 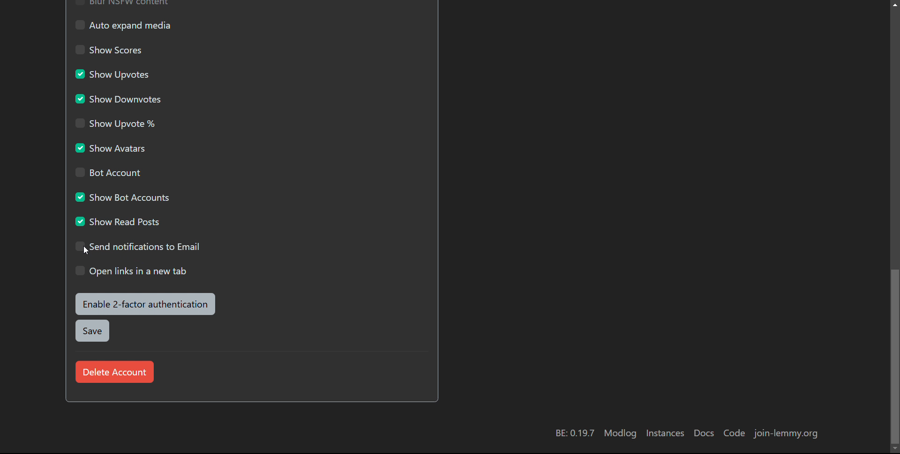 I want to click on show scores, so click(x=111, y=50).